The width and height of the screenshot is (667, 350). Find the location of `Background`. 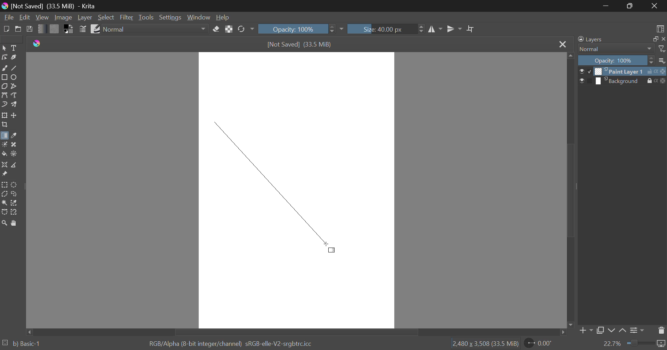

Background is located at coordinates (619, 81).